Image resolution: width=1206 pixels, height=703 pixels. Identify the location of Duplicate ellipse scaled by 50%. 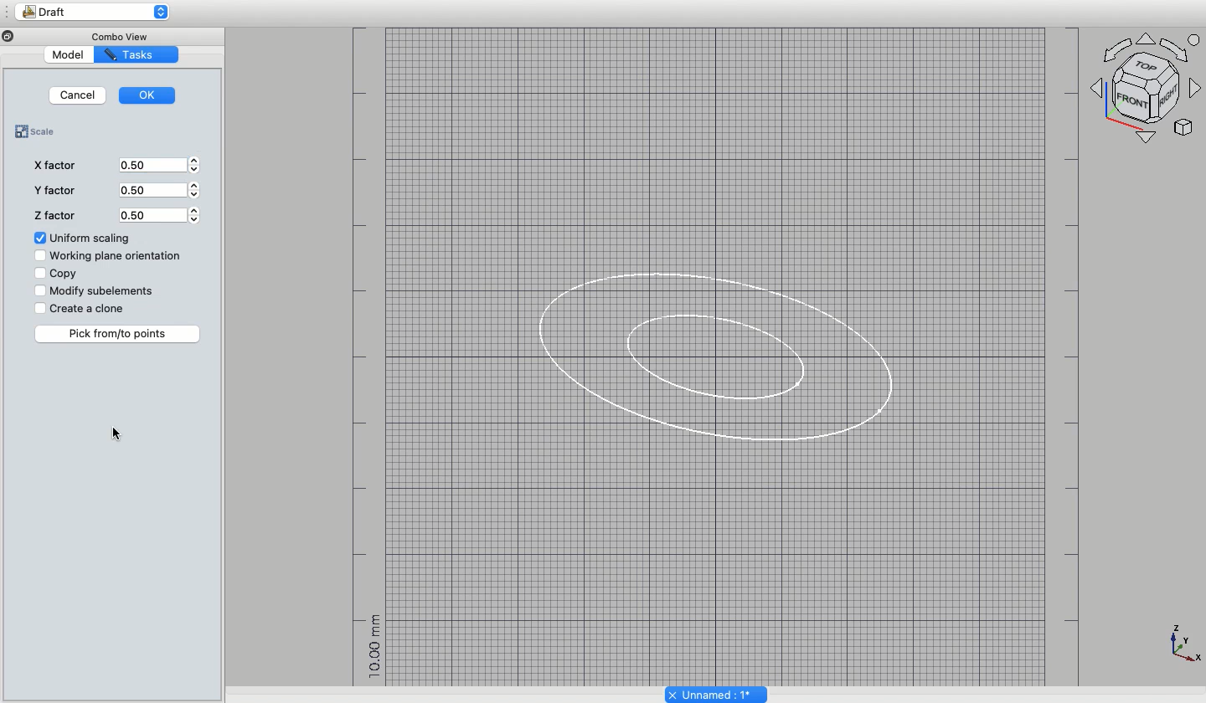
(733, 357).